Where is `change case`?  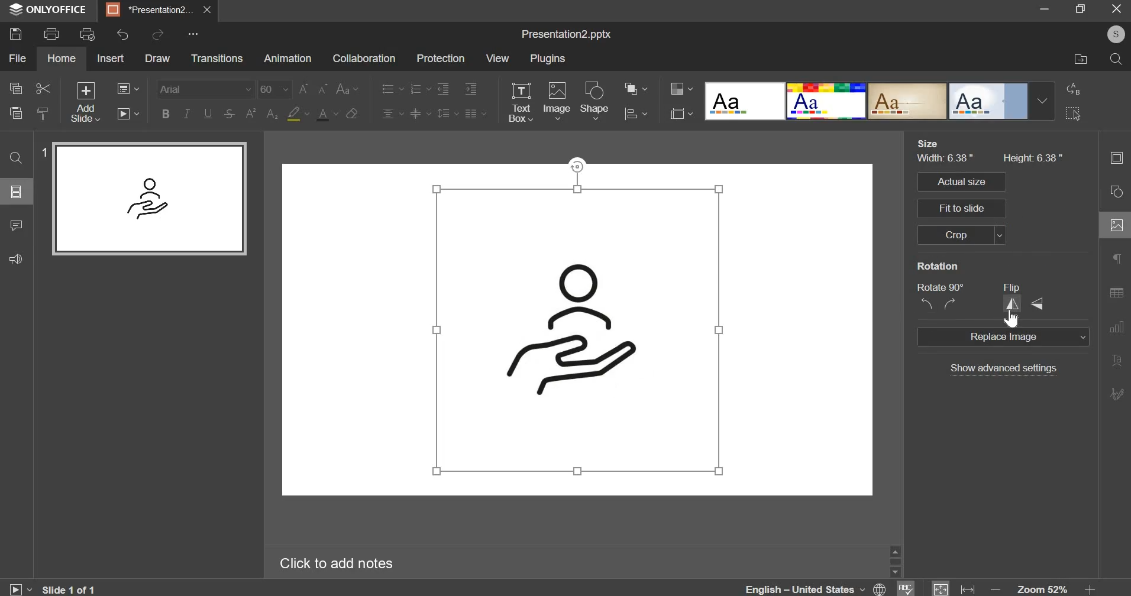
change case is located at coordinates (347, 89).